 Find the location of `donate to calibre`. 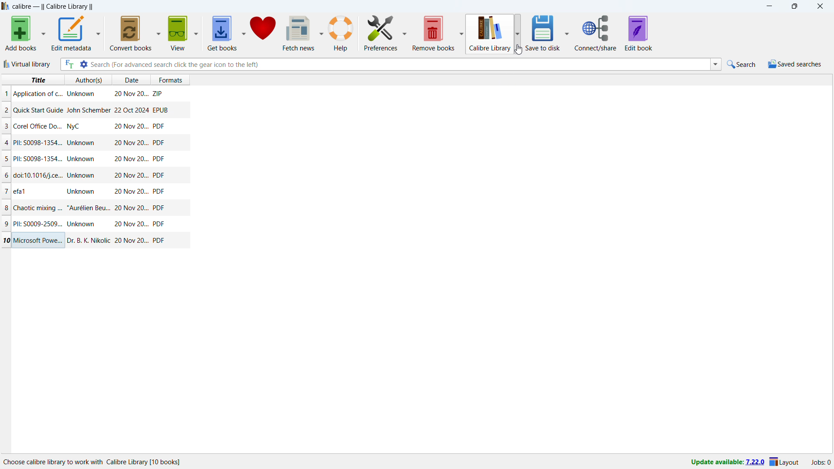

donate to calibre is located at coordinates (263, 33).